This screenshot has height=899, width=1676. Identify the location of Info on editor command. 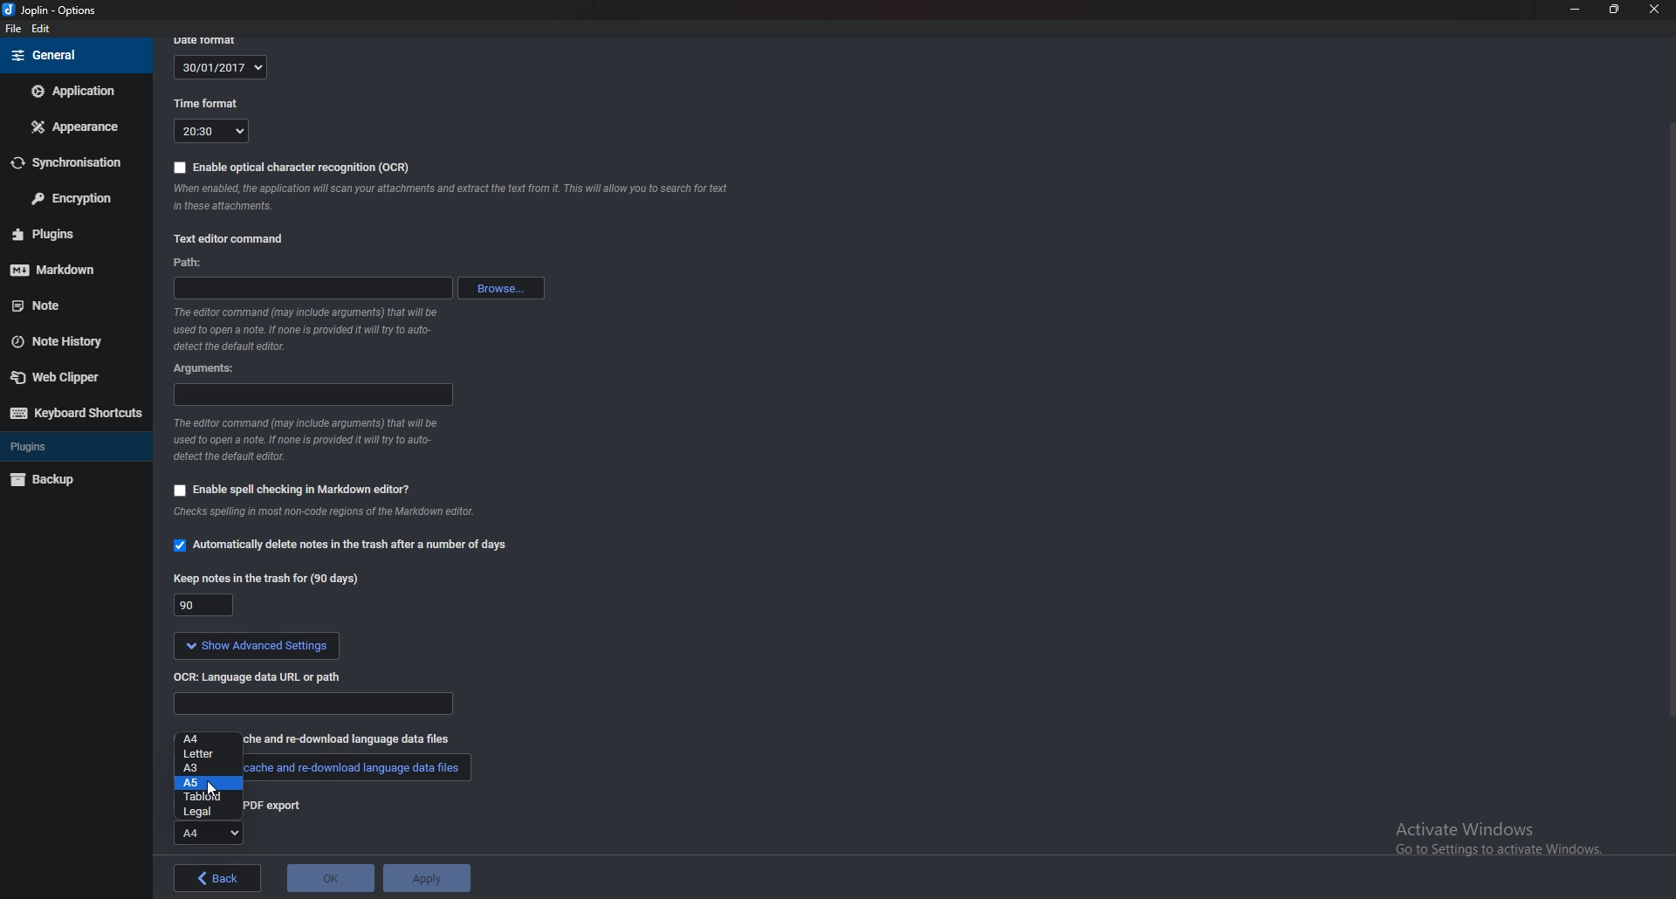
(311, 329).